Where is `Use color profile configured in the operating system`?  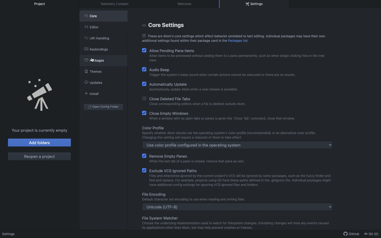
Use color profile configured in the operating system is located at coordinates (238, 145).